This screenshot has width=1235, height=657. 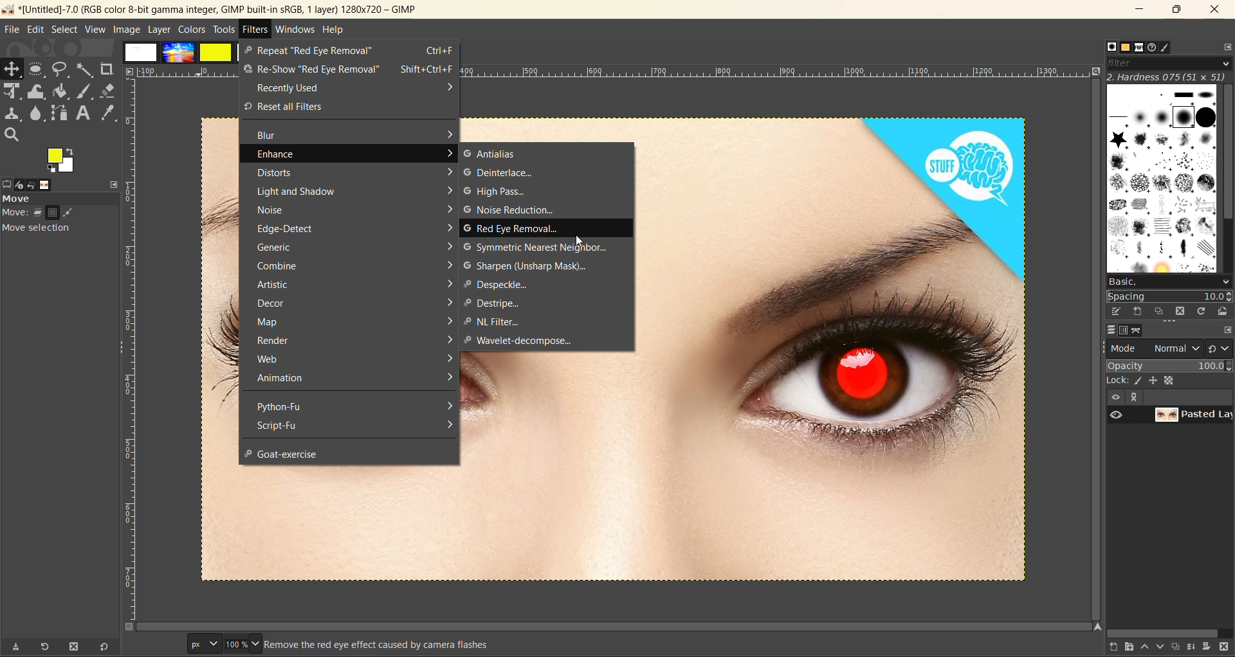 What do you see at coordinates (1227, 330) in the screenshot?
I see `configure` at bounding box center [1227, 330].